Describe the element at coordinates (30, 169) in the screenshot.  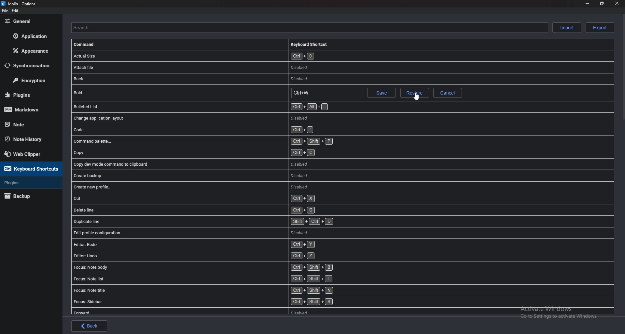
I see `Keyboard shortcuts` at that location.